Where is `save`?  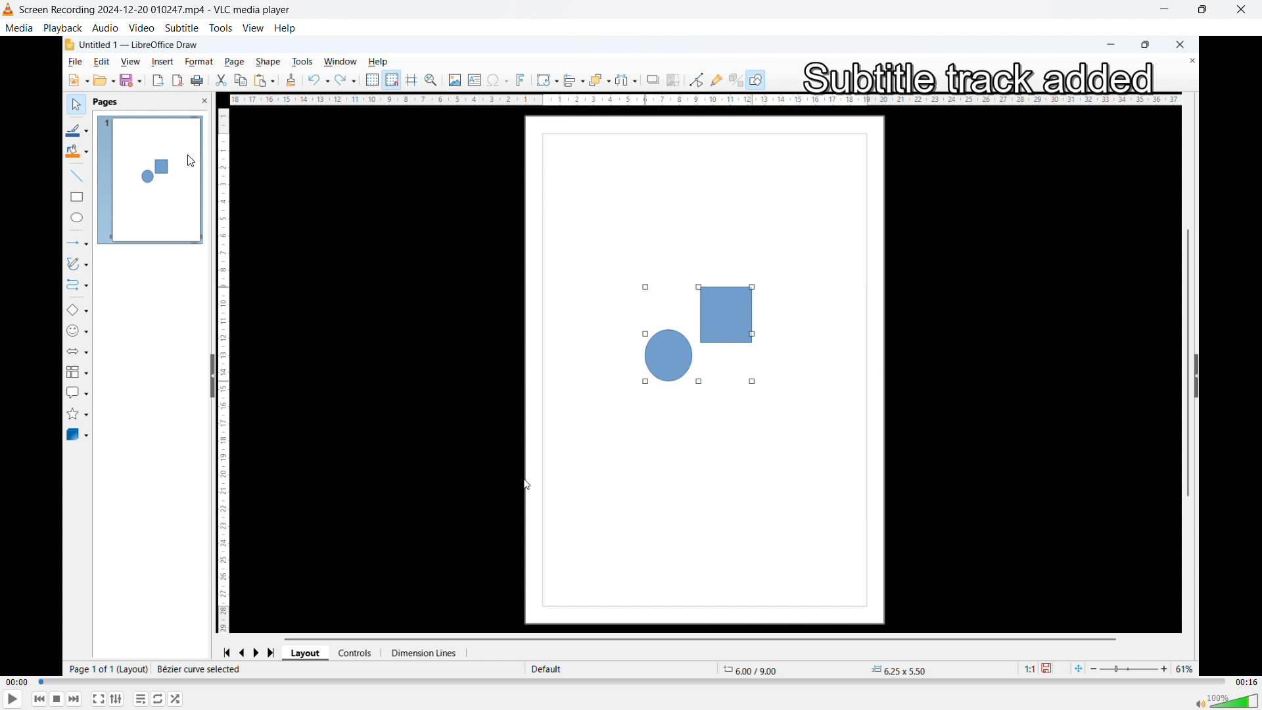 save is located at coordinates (131, 81).